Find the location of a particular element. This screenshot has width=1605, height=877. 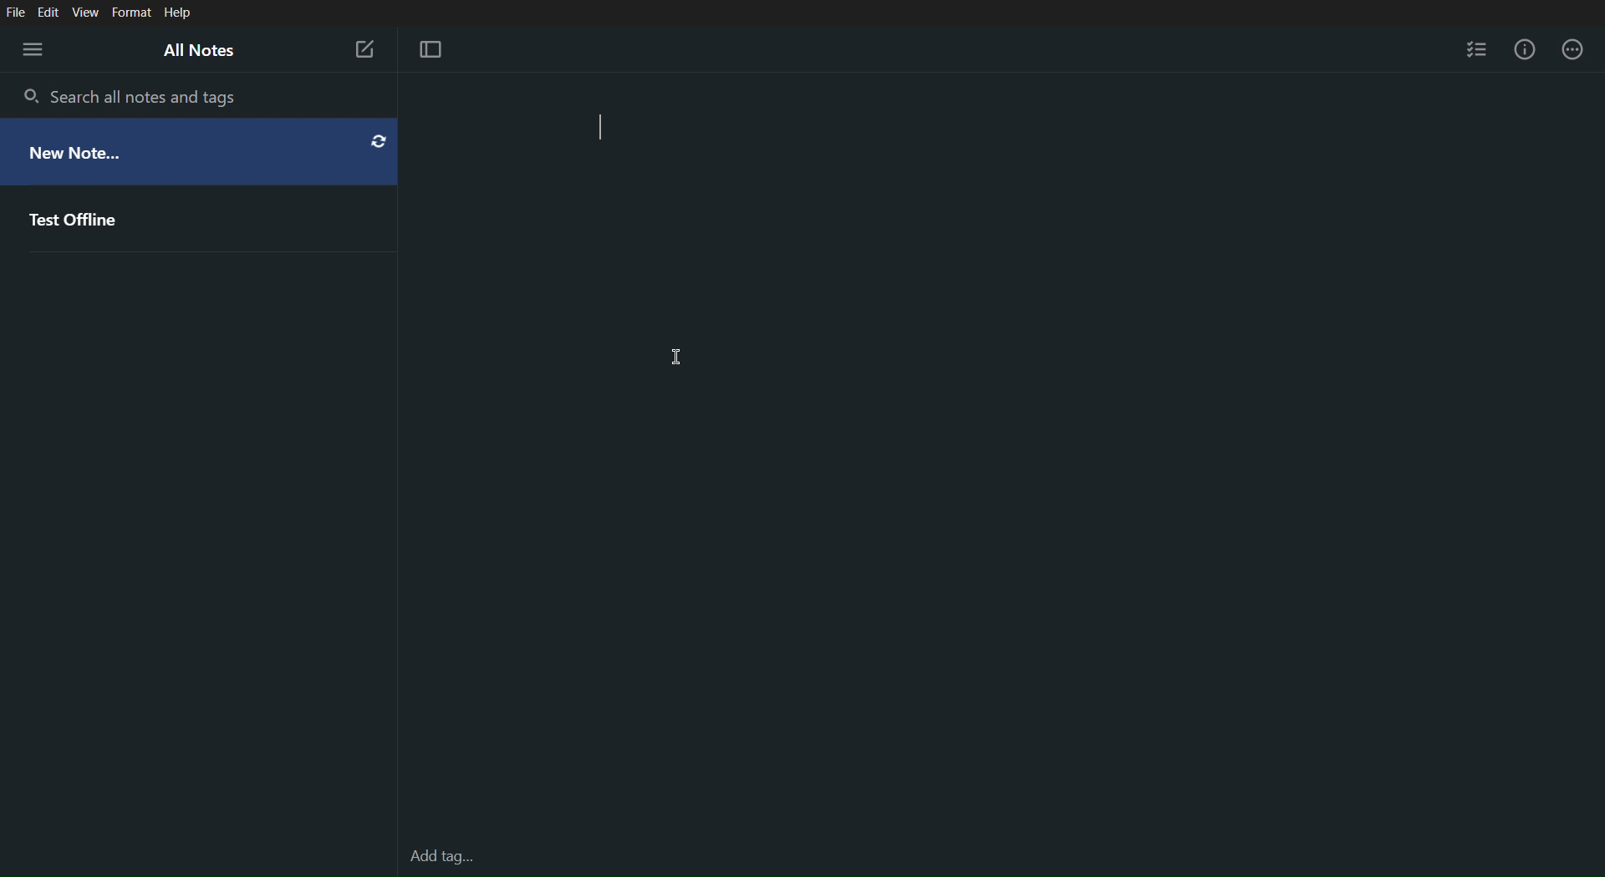

More is located at coordinates (1578, 52).